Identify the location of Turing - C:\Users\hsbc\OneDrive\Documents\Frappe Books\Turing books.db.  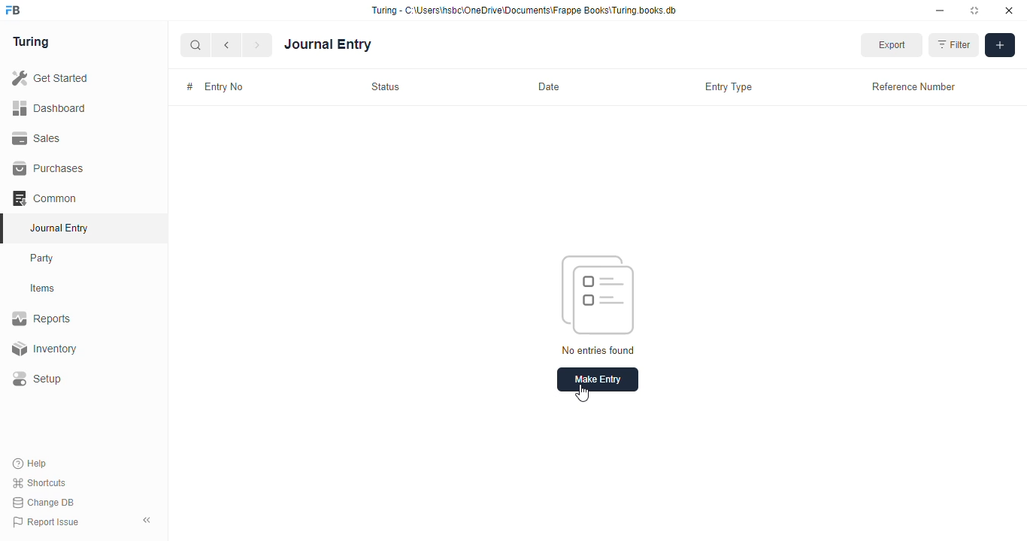
(523, 11).